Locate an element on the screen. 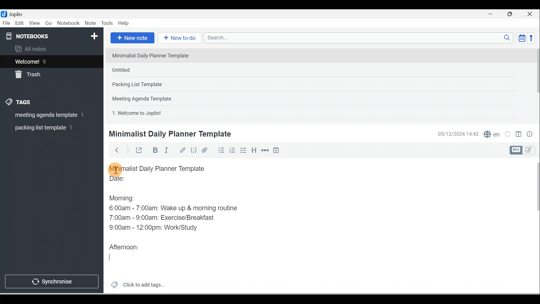 This screenshot has height=304, width=540. Horizontal rule is located at coordinates (265, 150).